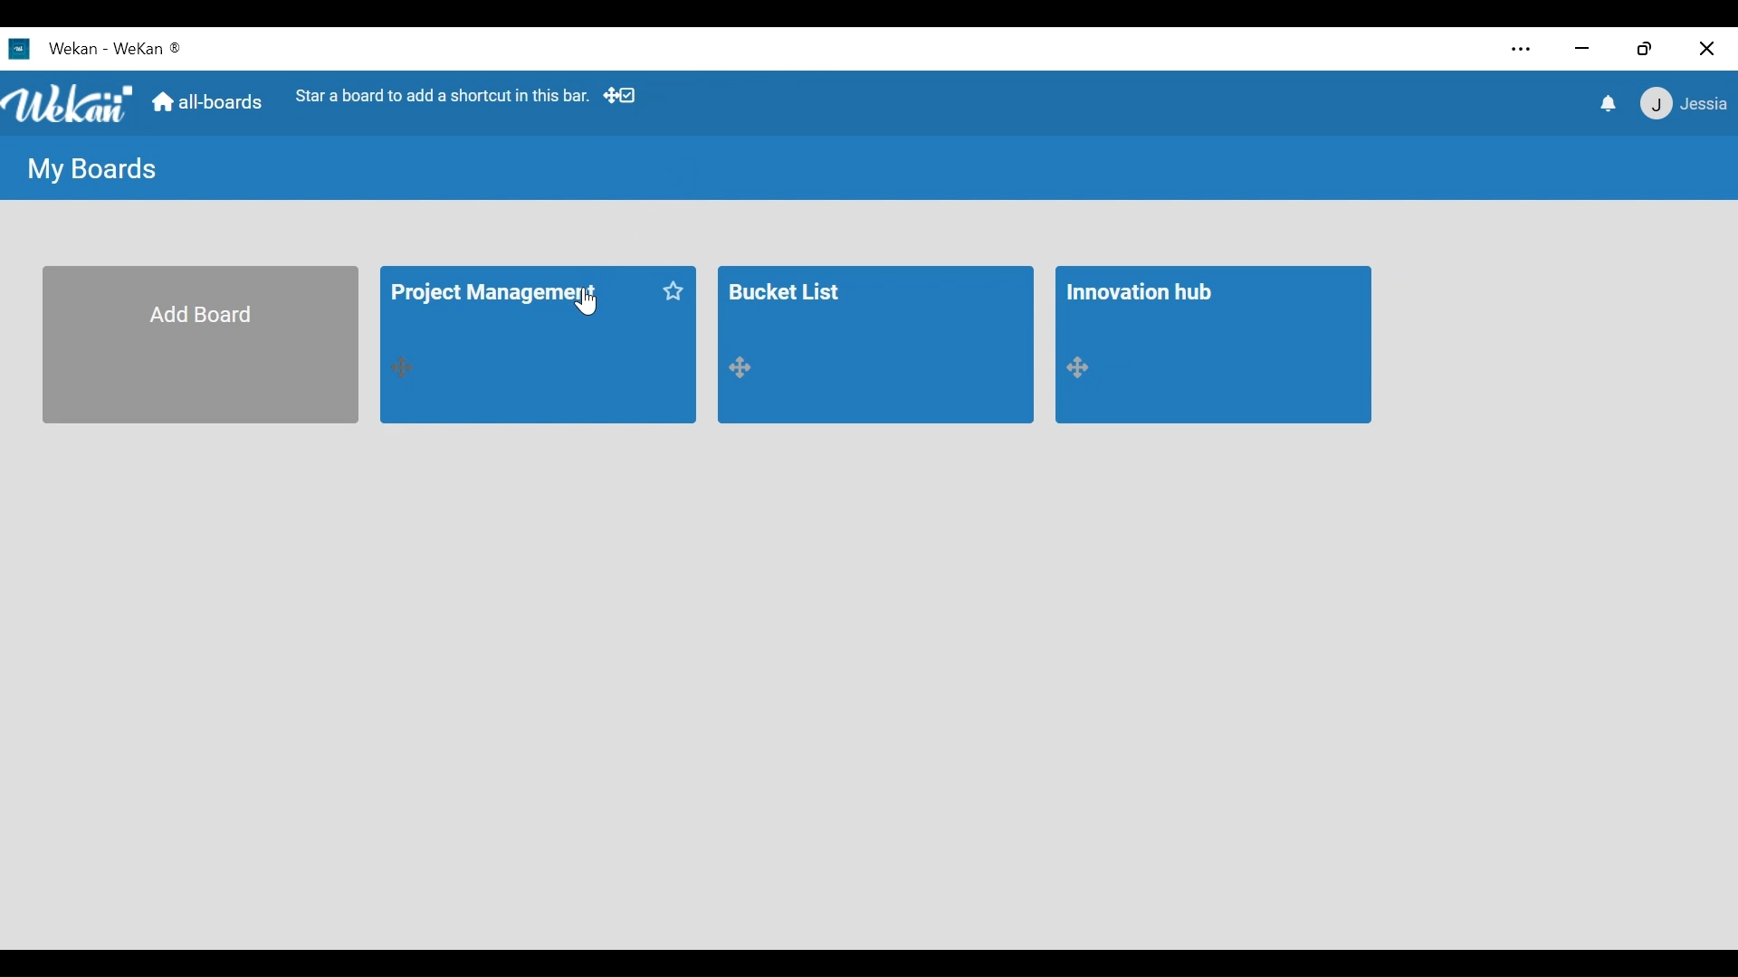  What do you see at coordinates (148, 47) in the screenshot?
I see `Wekan` at bounding box center [148, 47].